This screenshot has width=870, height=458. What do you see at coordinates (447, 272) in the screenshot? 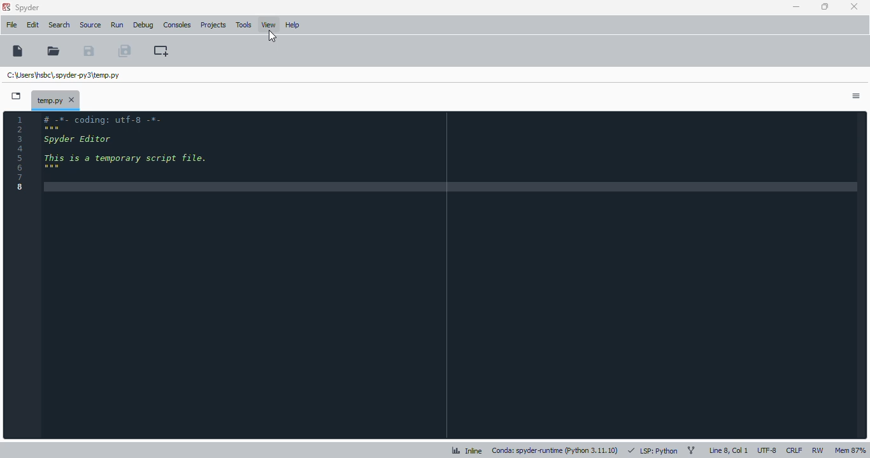
I see `editor` at bounding box center [447, 272].